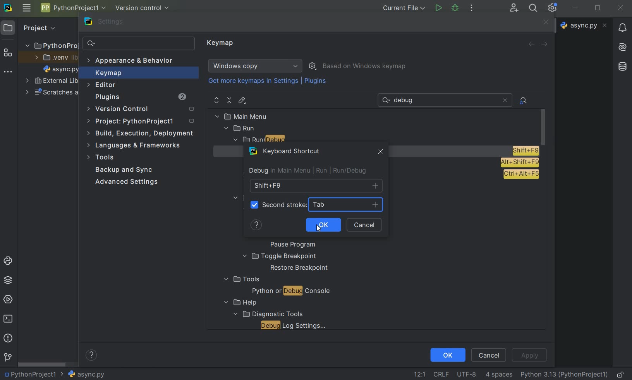  I want to click on search everywhere, so click(532, 9).